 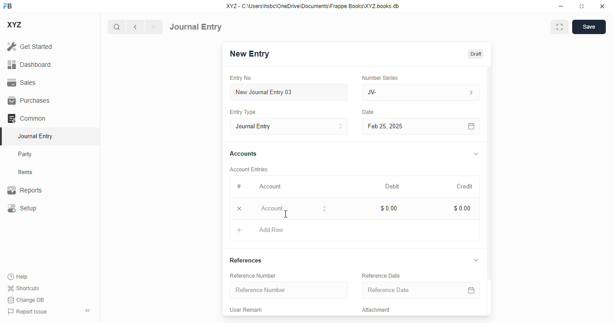 What do you see at coordinates (29, 100) in the screenshot?
I see `purchases` at bounding box center [29, 100].